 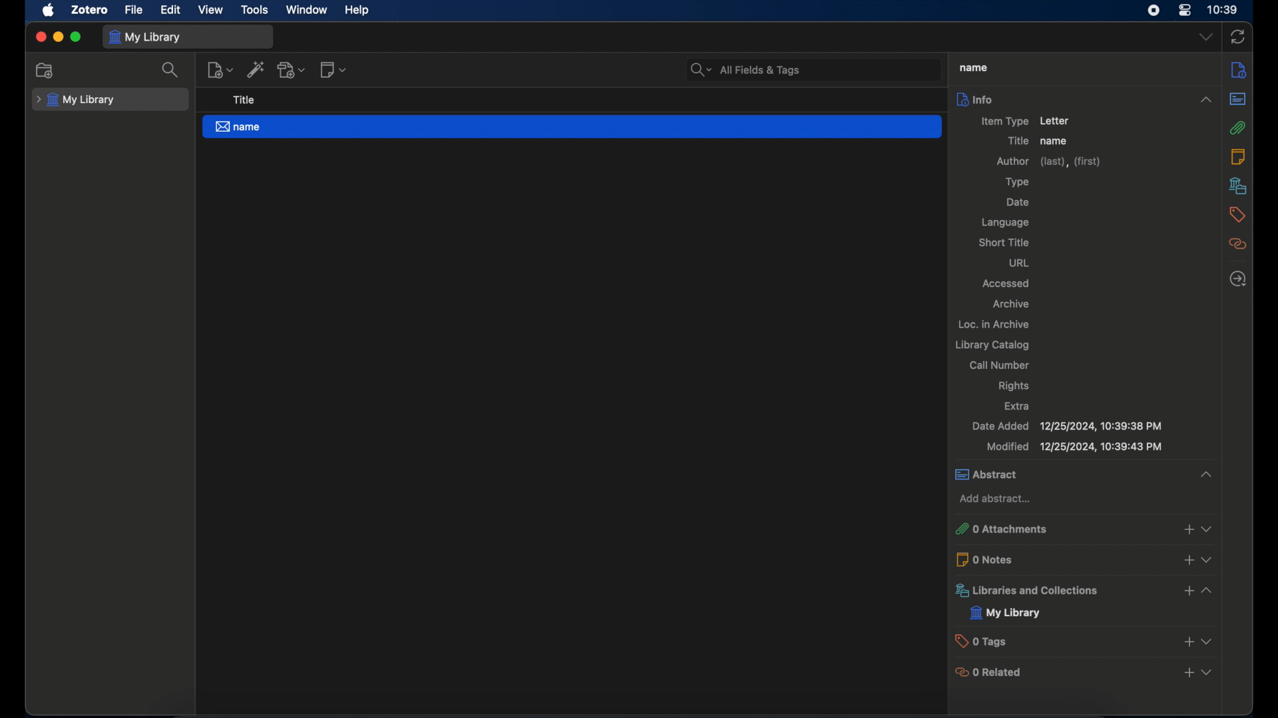 I want to click on title, so click(x=244, y=100).